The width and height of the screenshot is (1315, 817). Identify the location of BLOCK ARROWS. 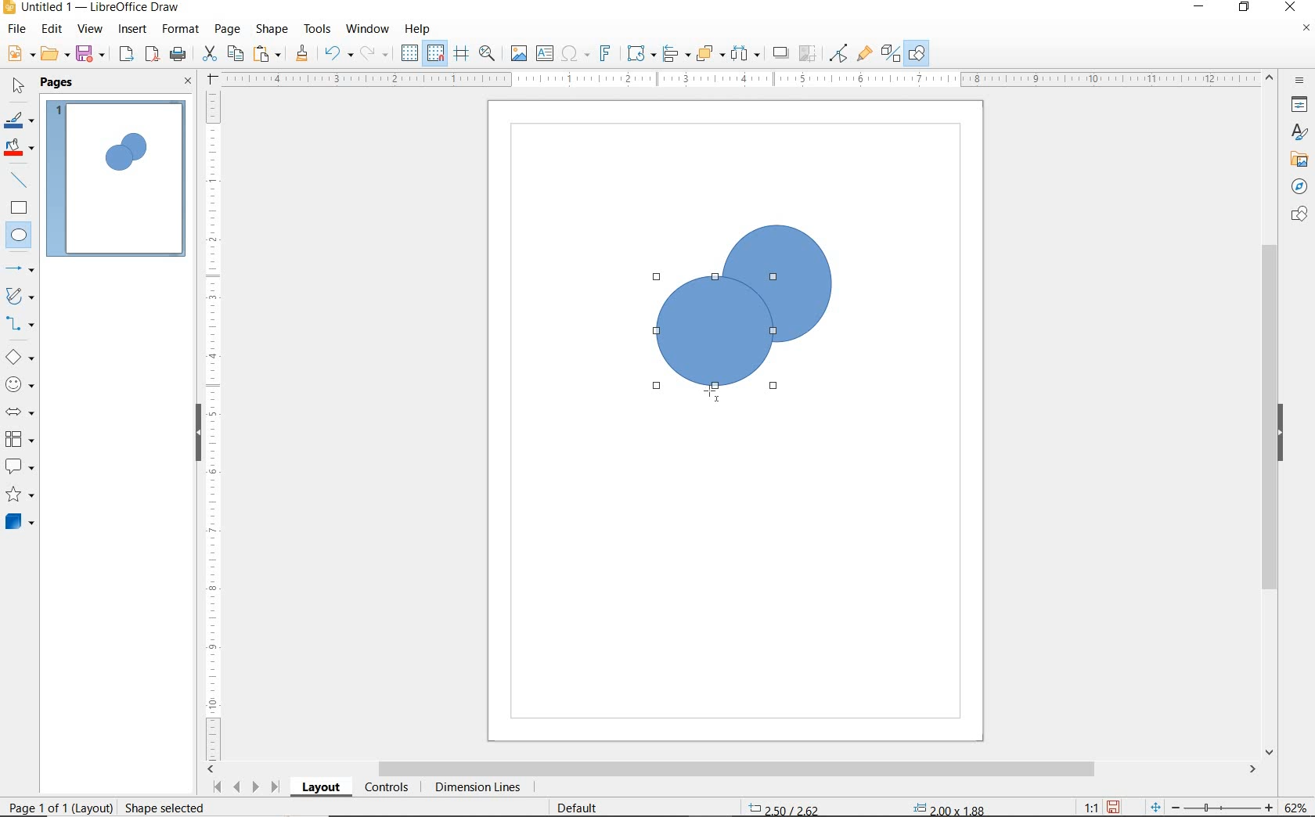
(19, 409).